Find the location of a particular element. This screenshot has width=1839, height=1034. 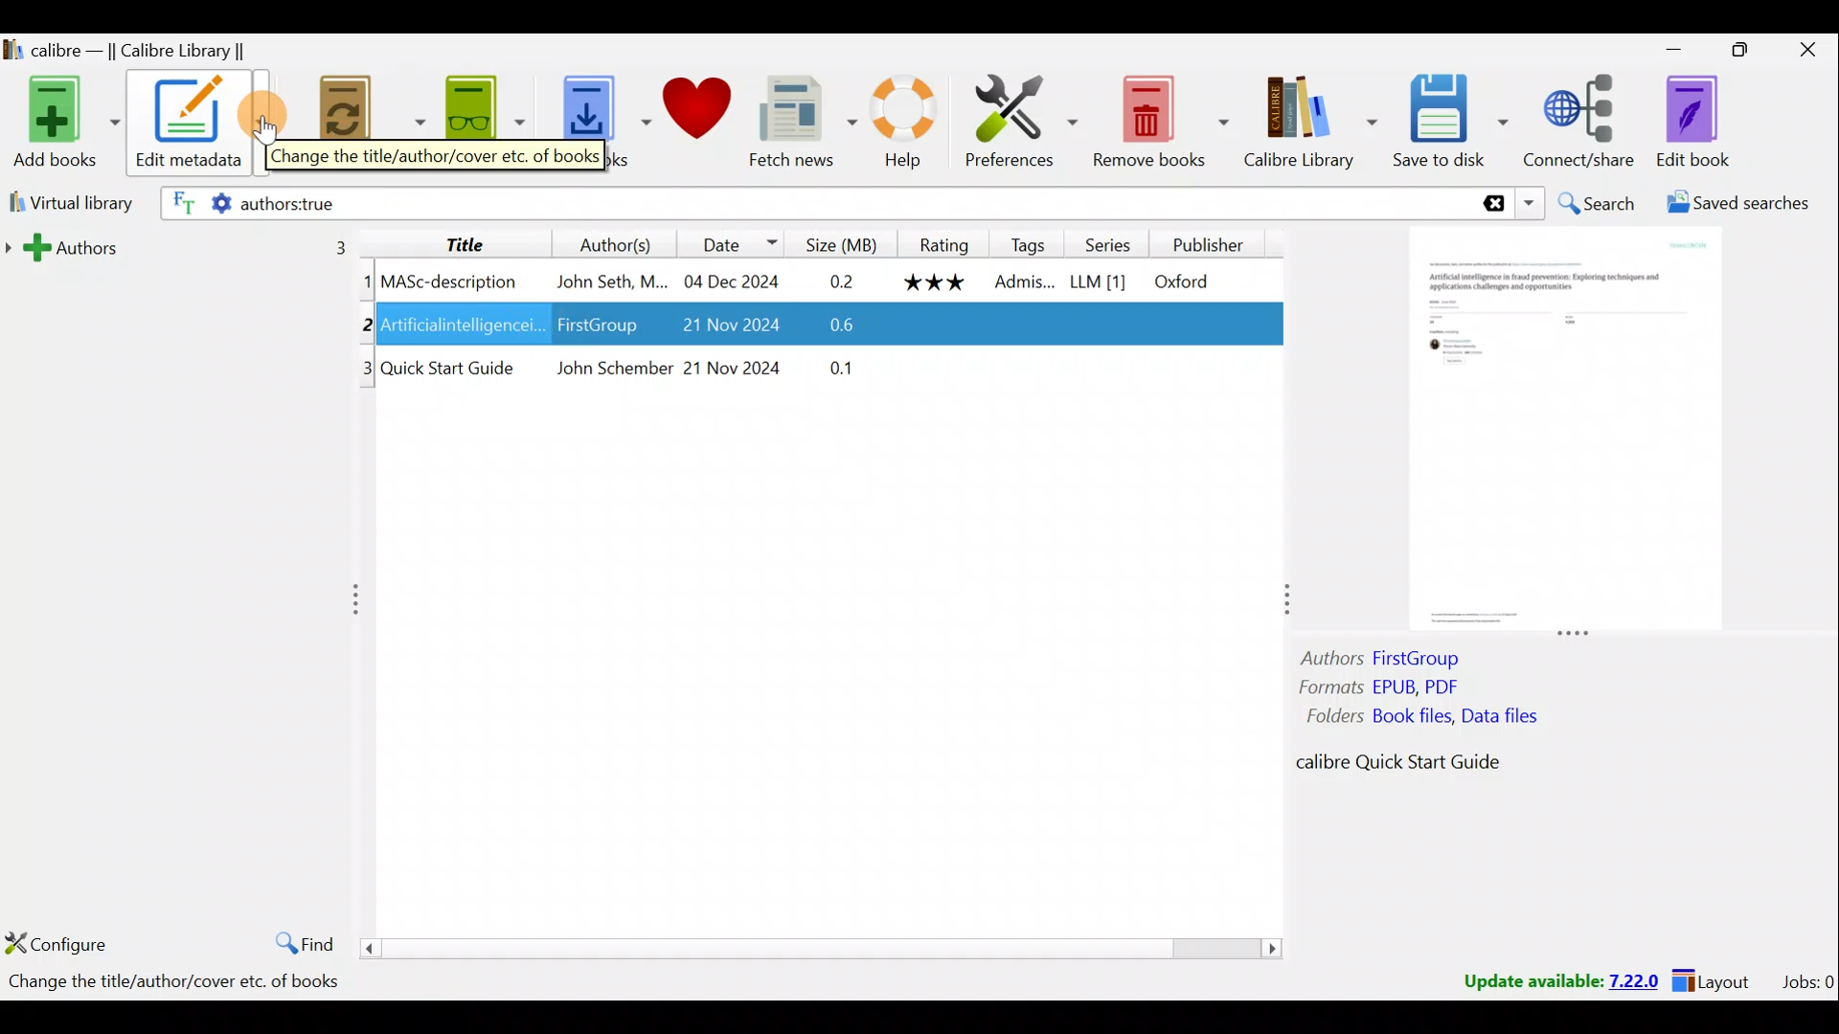

Edit metadata is located at coordinates (194, 124).